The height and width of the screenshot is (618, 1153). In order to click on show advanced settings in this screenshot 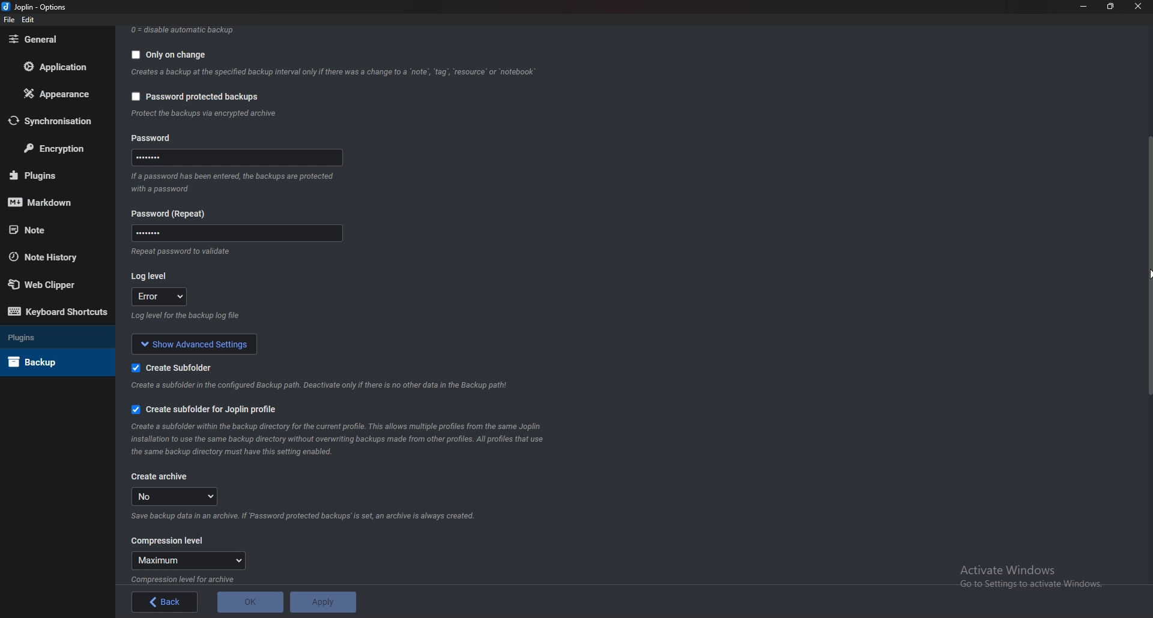, I will do `click(190, 343)`.